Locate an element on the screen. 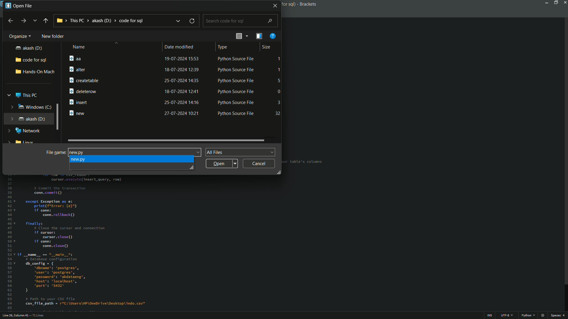  maximize is located at coordinates (556, 2).